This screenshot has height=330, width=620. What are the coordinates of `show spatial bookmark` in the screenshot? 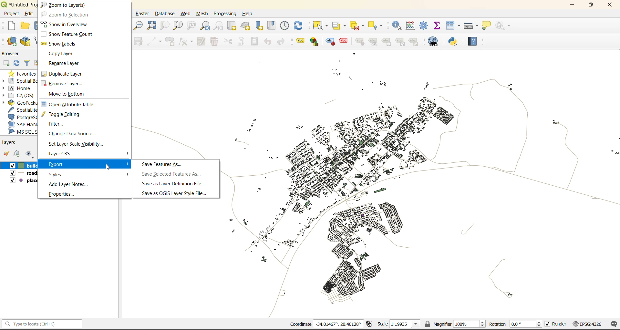 It's located at (273, 26).